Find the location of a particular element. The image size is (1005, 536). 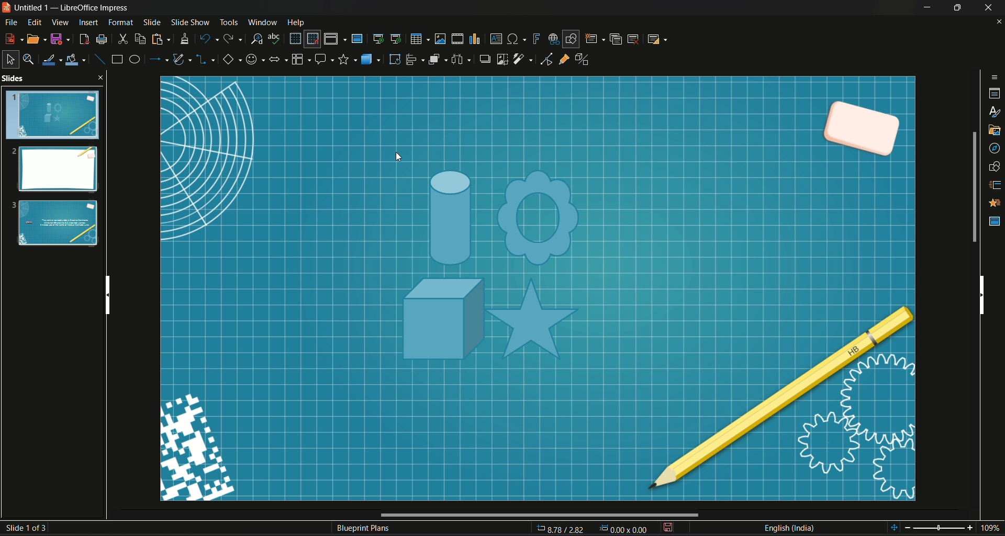

callout share is located at coordinates (324, 59).